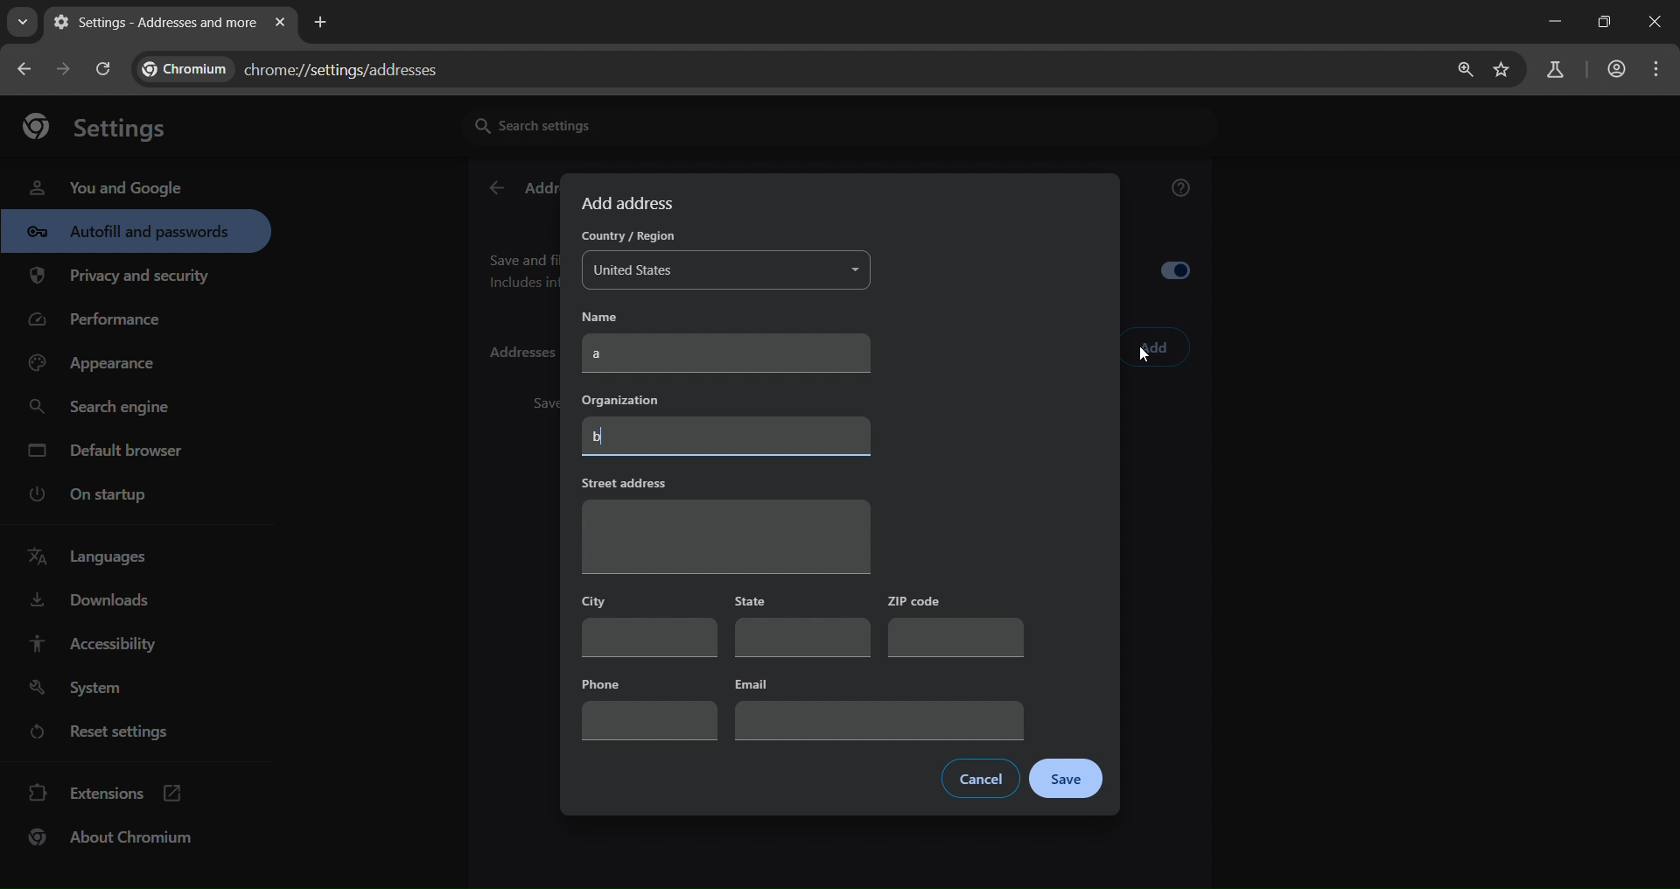 The height and width of the screenshot is (889, 1680). Describe the element at coordinates (1066, 779) in the screenshot. I see `save` at that location.